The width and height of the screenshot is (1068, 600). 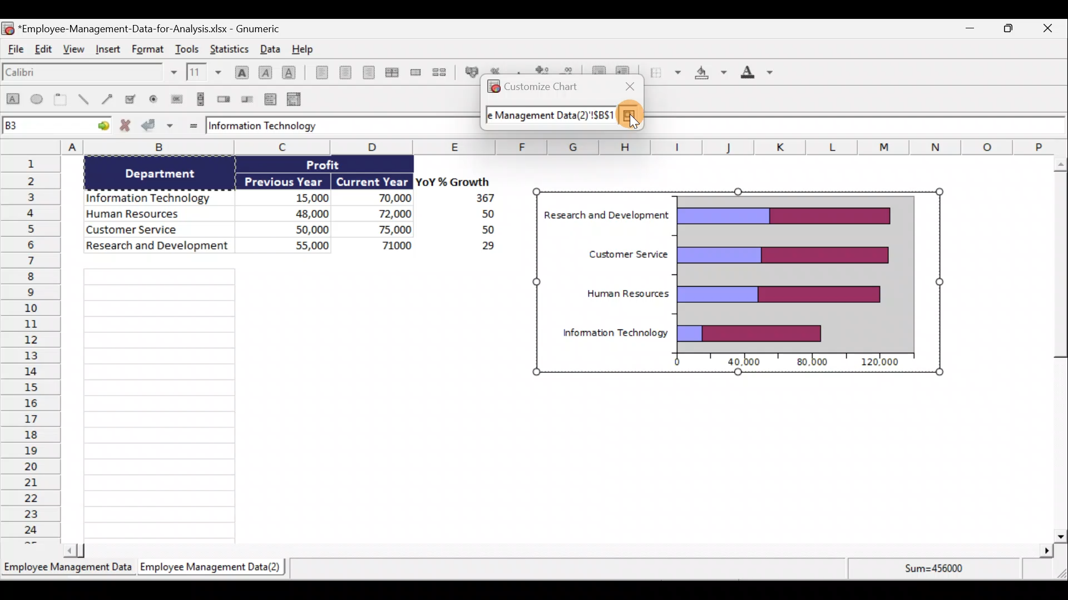 I want to click on 50,000, so click(x=300, y=228).